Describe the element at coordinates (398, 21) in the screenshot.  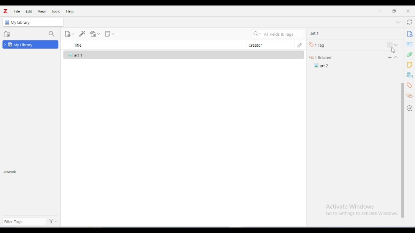
I see `collapse section` at that location.